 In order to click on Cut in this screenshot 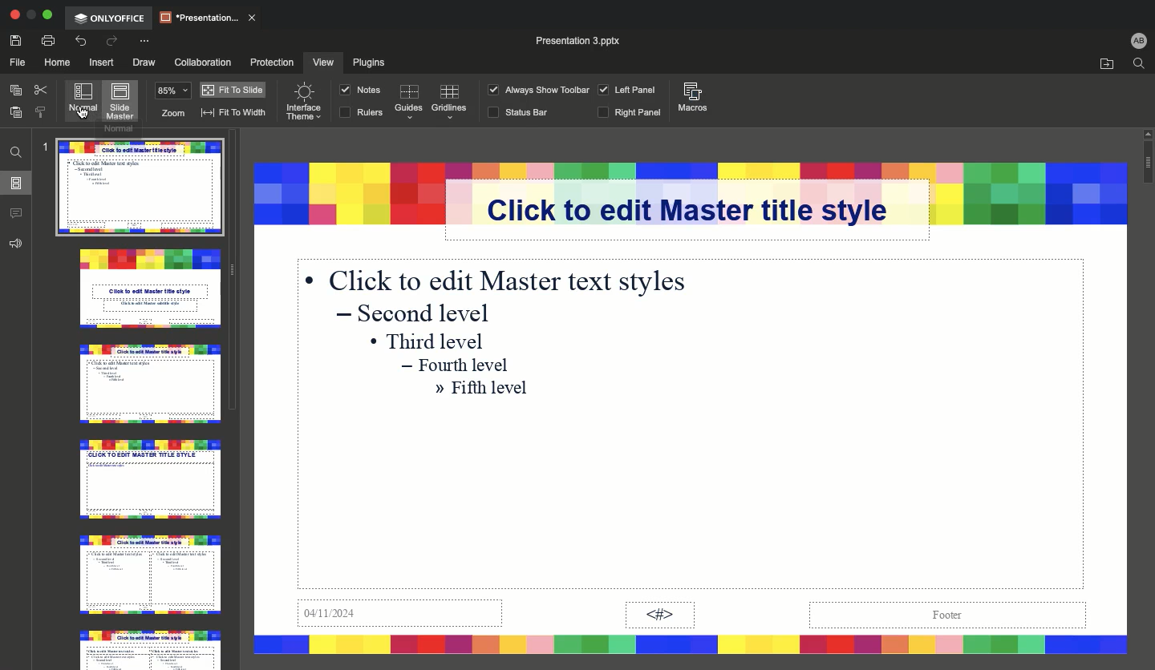, I will do `click(43, 91)`.